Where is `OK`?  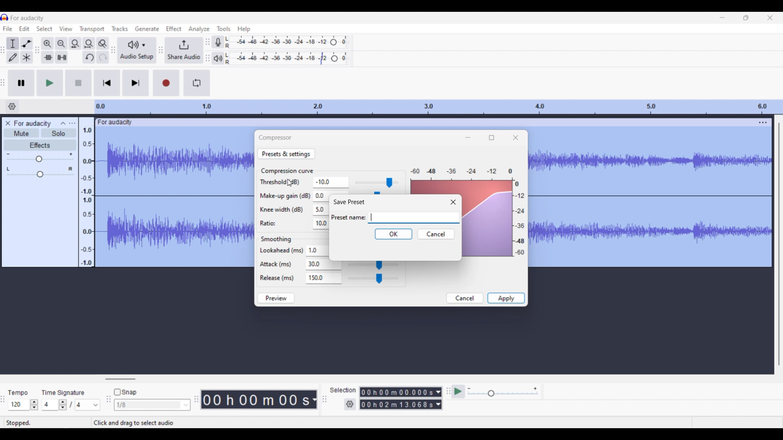 OK is located at coordinates (394, 234).